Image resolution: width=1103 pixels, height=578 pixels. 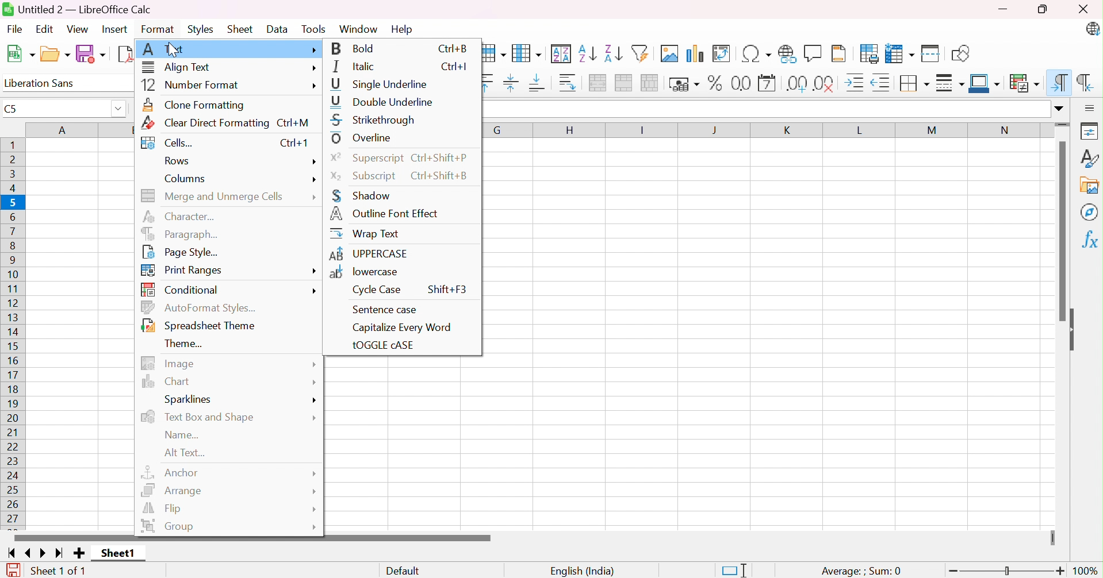 What do you see at coordinates (652, 83) in the screenshot?
I see `Unmerge Cells` at bounding box center [652, 83].